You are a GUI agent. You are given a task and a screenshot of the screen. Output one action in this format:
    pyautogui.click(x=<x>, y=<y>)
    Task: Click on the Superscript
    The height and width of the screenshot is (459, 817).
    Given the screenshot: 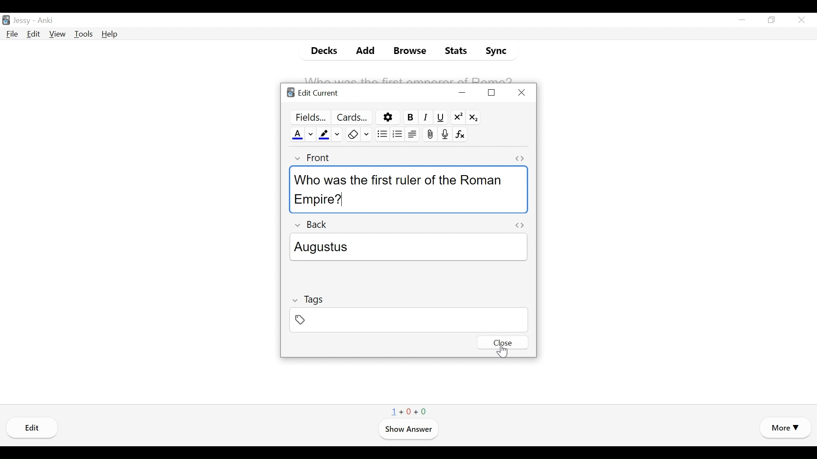 What is the action you would take?
    pyautogui.click(x=458, y=117)
    